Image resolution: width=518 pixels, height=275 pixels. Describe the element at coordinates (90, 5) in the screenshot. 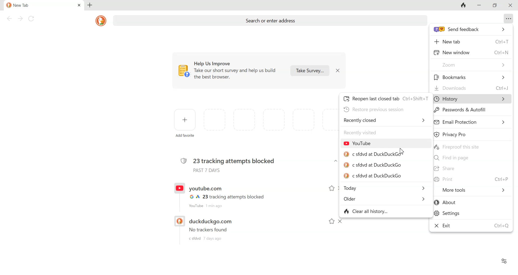

I see `Add new tab` at that location.